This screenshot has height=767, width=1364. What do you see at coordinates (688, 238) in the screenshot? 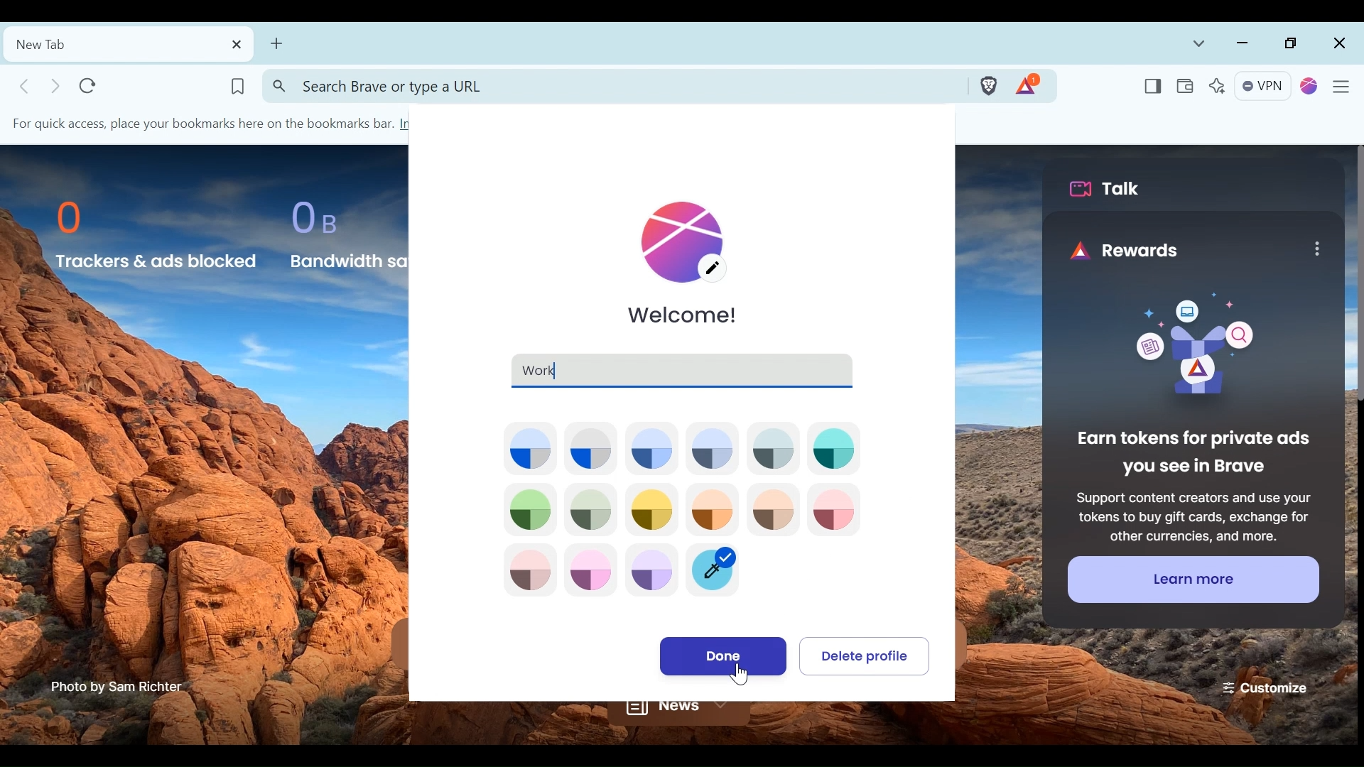
I see `Edit Profile Icon` at bounding box center [688, 238].